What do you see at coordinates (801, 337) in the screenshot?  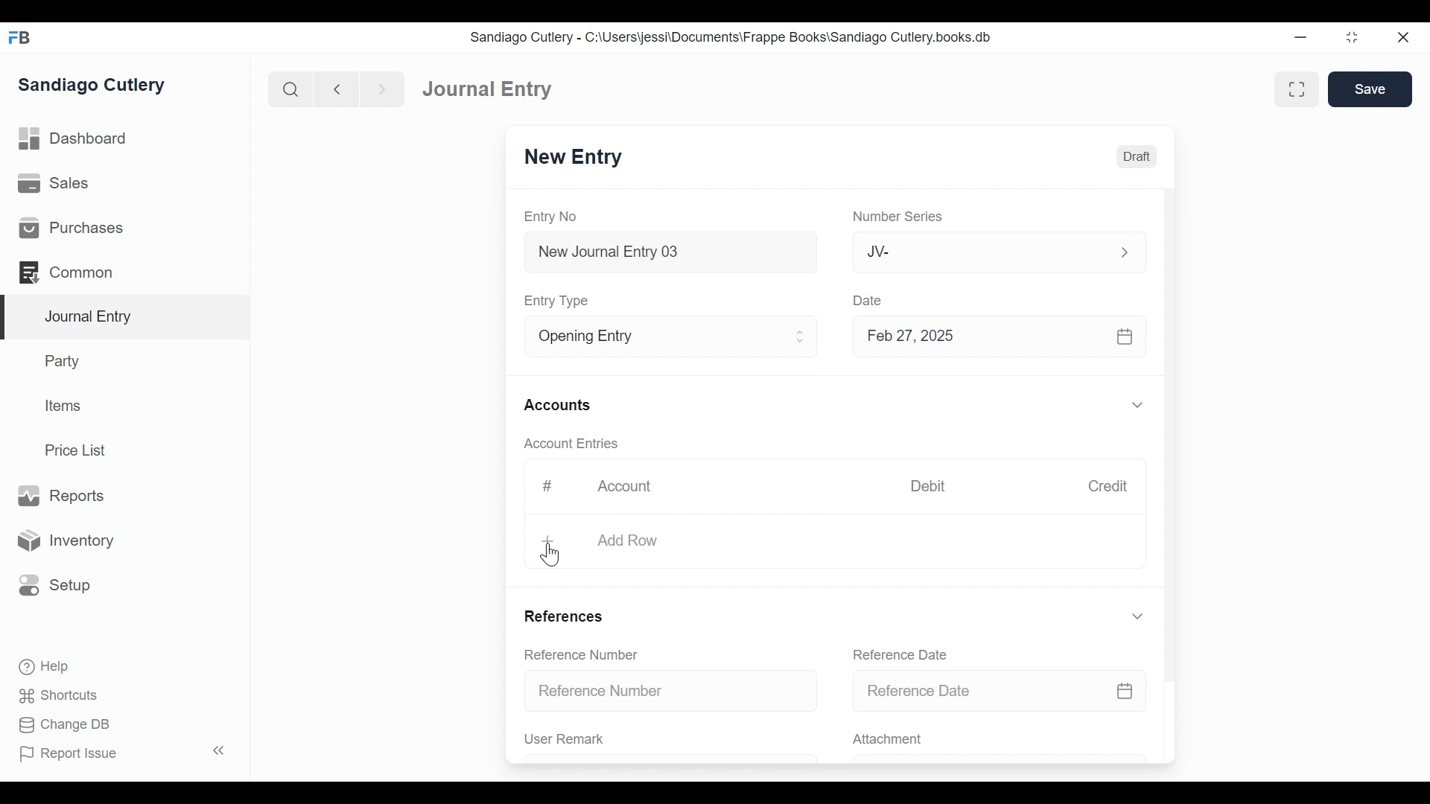 I see `Expand` at bounding box center [801, 337].